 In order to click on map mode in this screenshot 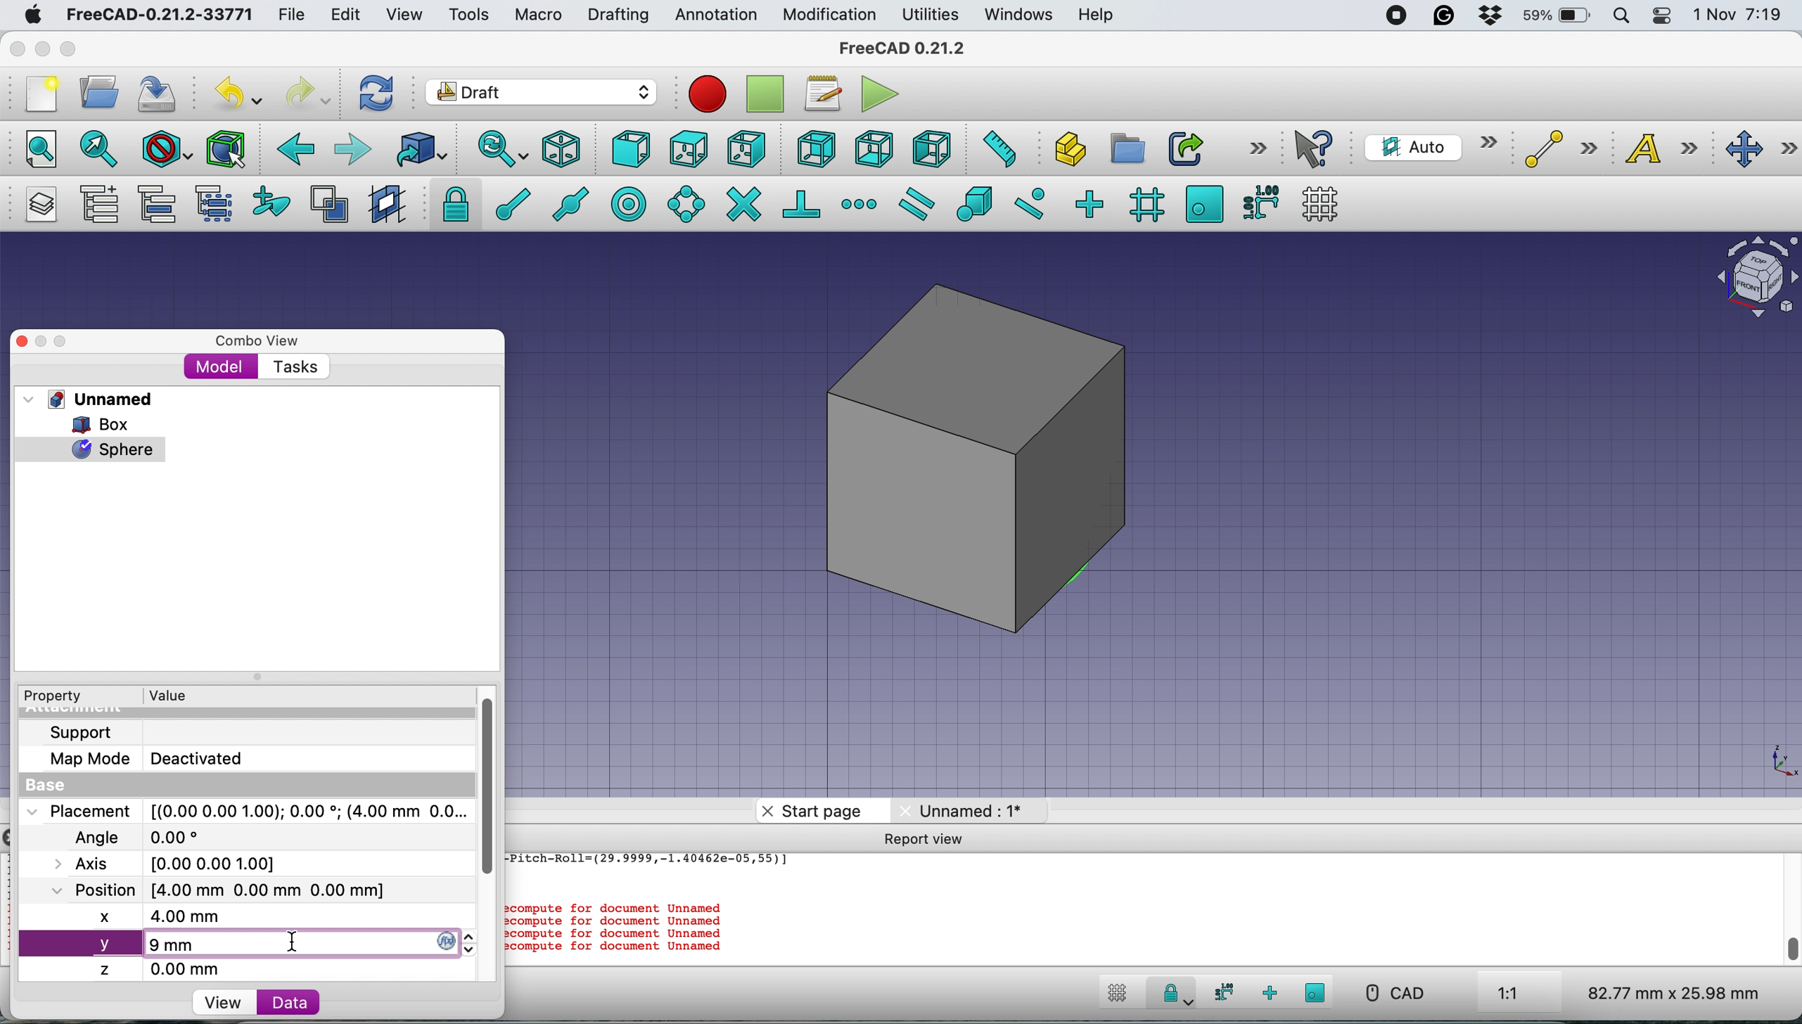, I will do `click(155, 757)`.